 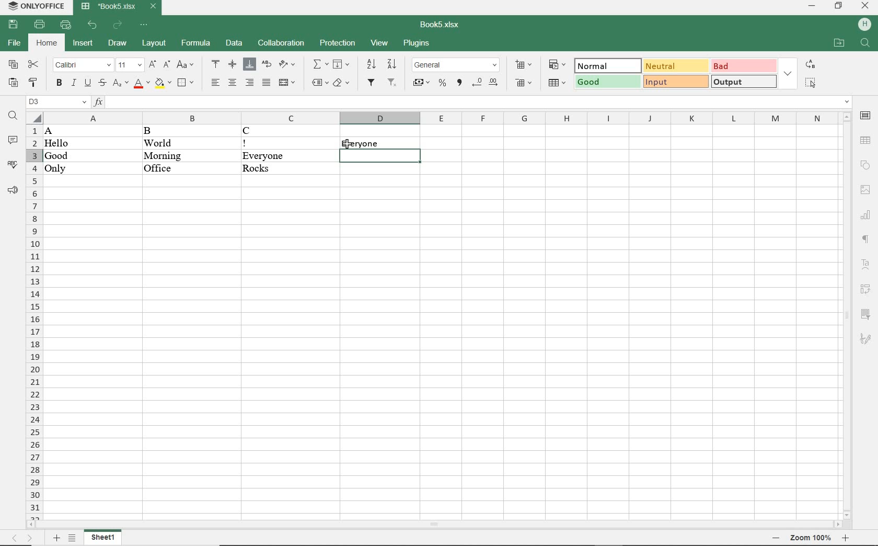 I want to click on plugins, so click(x=417, y=44).